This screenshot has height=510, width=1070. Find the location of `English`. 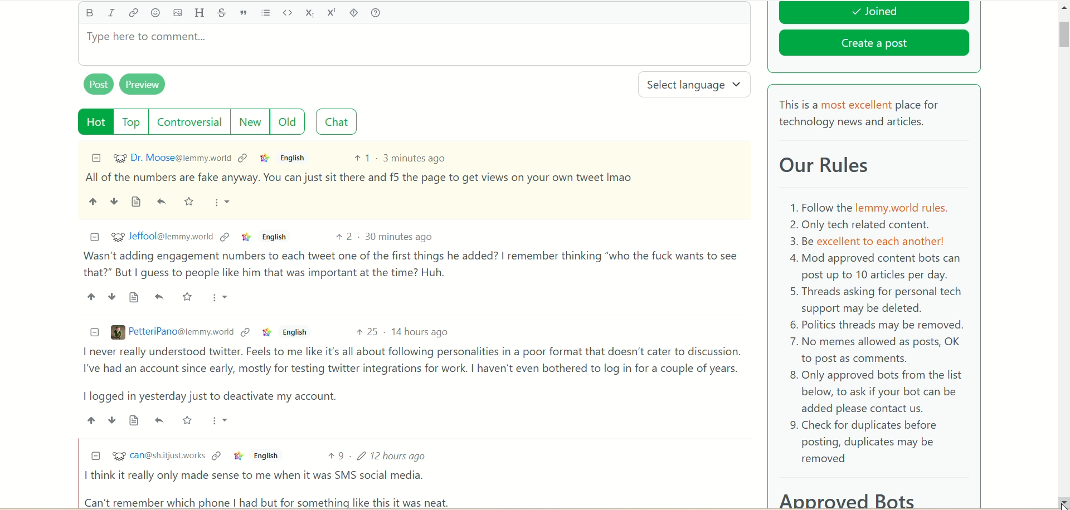

English is located at coordinates (293, 332).